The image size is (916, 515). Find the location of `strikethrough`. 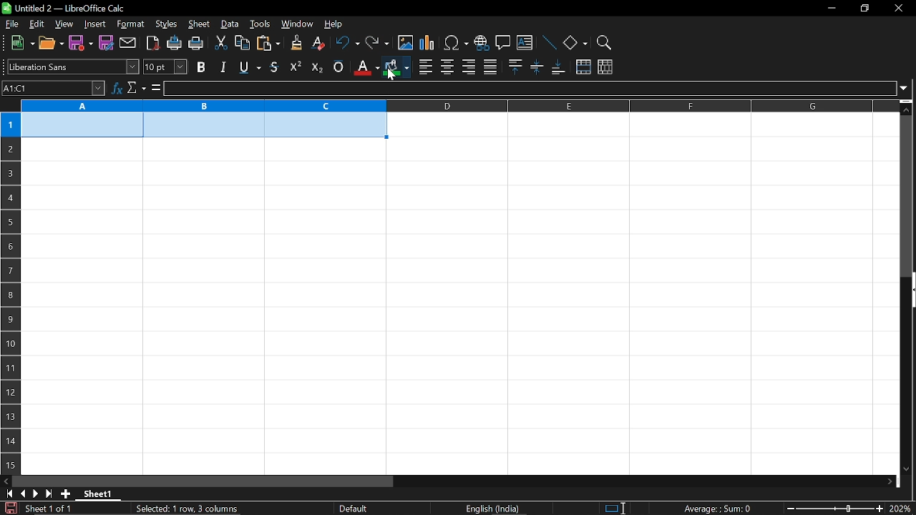

strikethrough is located at coordinates (275, 66).